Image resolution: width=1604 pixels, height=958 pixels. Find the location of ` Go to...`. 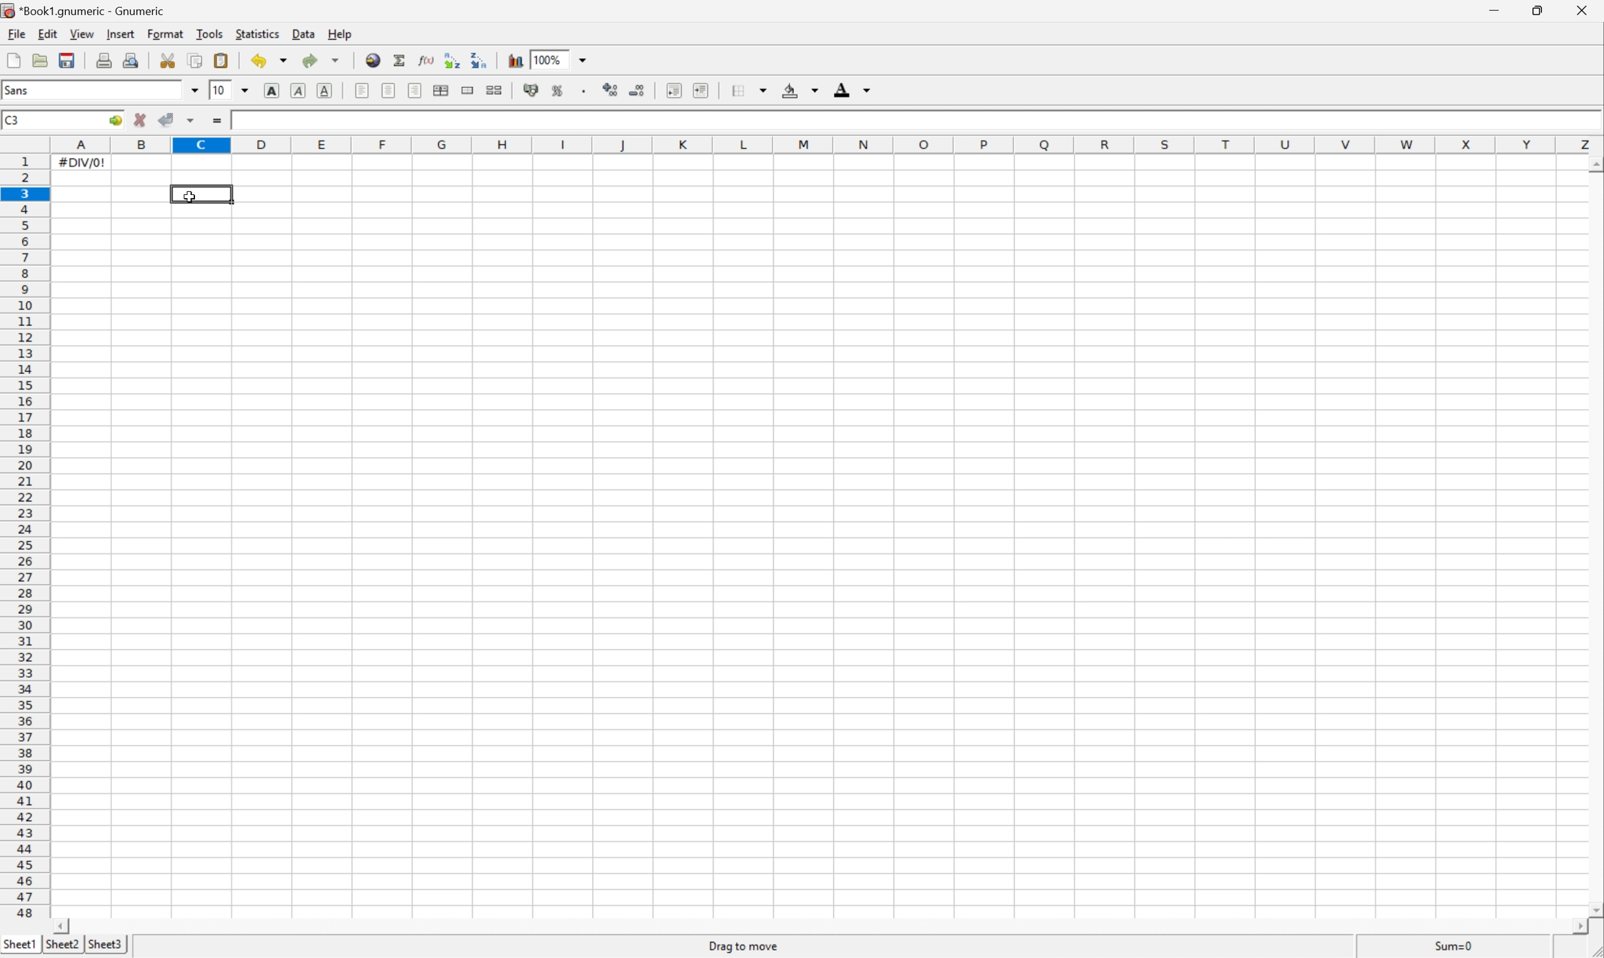

 Go to... is located at coordinates (116, 120).